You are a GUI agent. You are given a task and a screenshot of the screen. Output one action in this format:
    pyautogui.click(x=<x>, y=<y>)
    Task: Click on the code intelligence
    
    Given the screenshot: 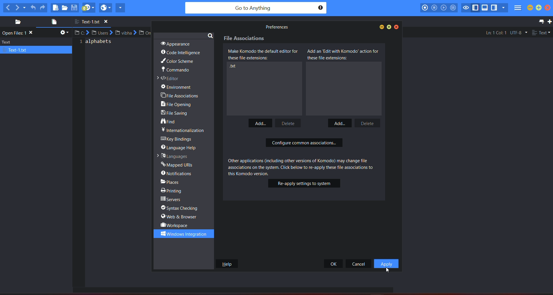 What is the action you would take?
    pyautogui.click(x=181, y=53)
    